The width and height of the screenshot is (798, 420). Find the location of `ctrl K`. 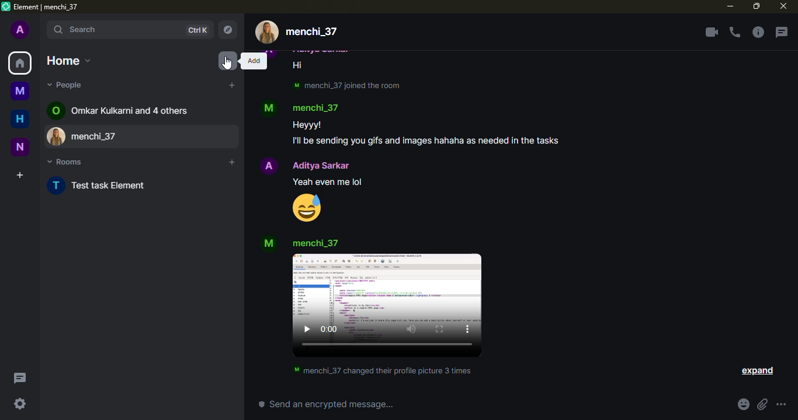

ctrl K is located at coordinates (197, 30).